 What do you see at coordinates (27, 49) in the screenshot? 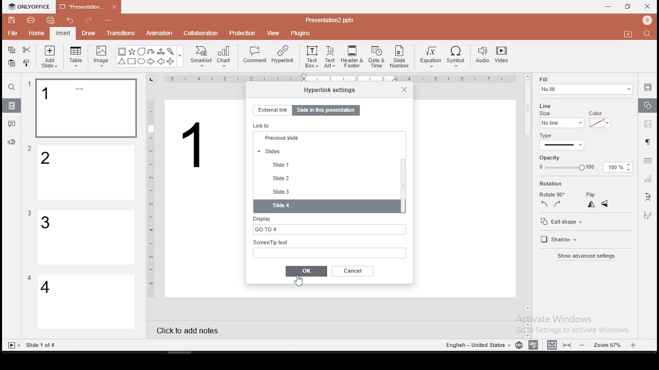
I see `cut` at bounding box center [27, 49].